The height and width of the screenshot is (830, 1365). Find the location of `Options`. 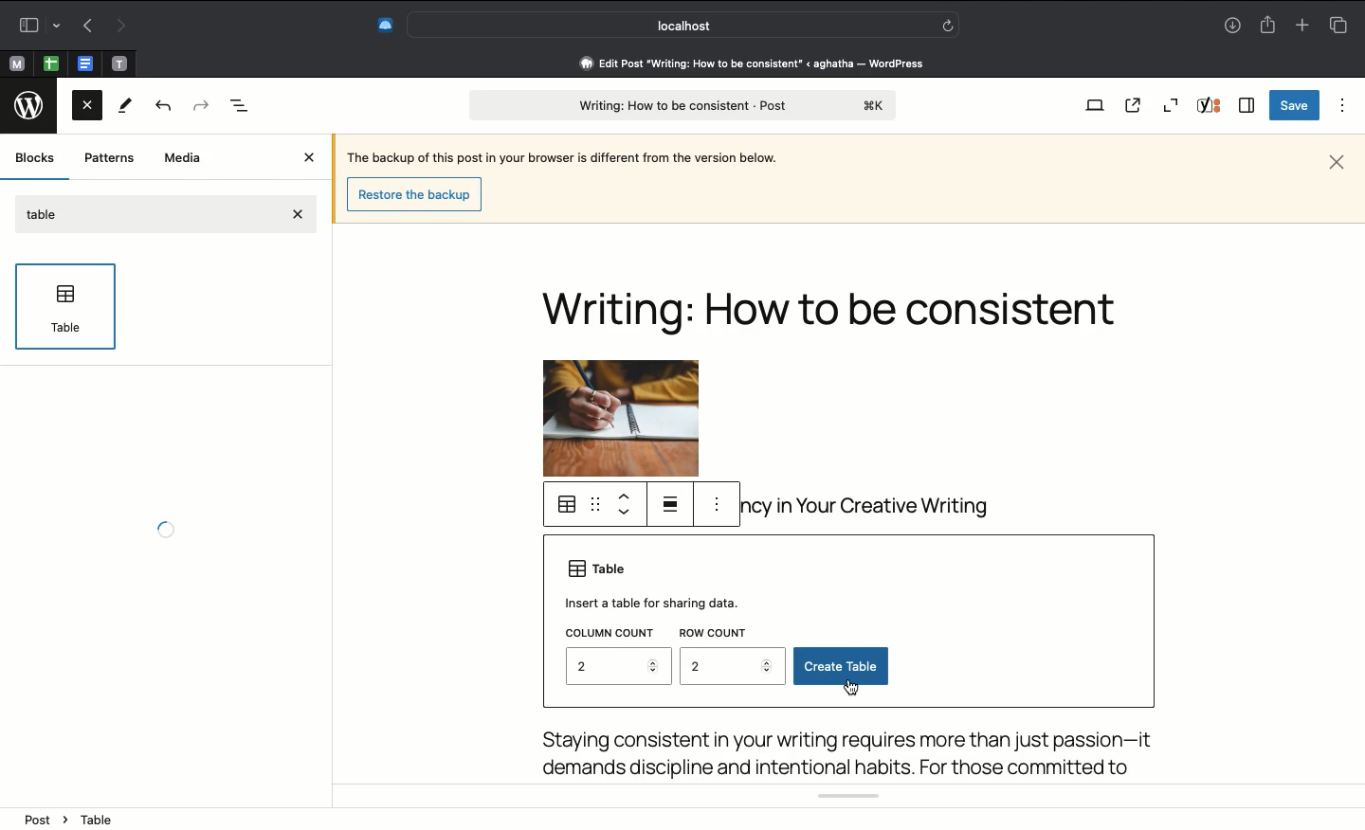

Options is located at coordinates (1344, 106).